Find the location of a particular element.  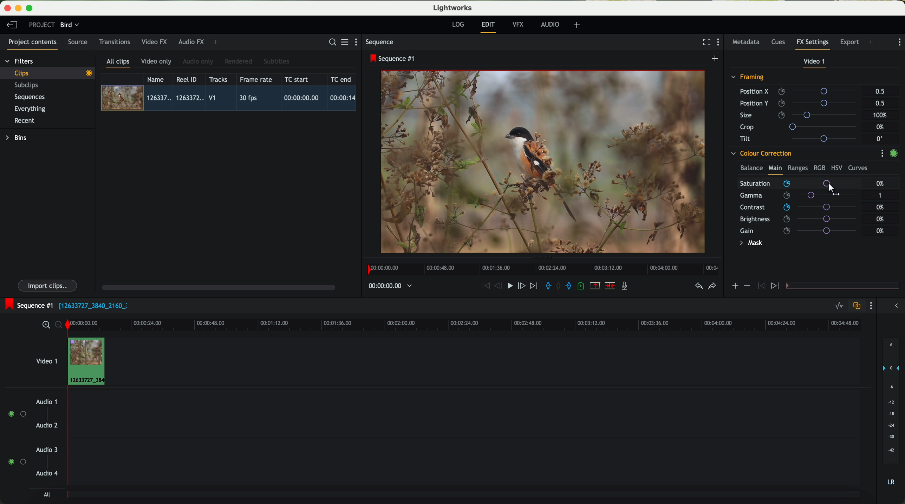

icon is located at coordinates (747, 286).